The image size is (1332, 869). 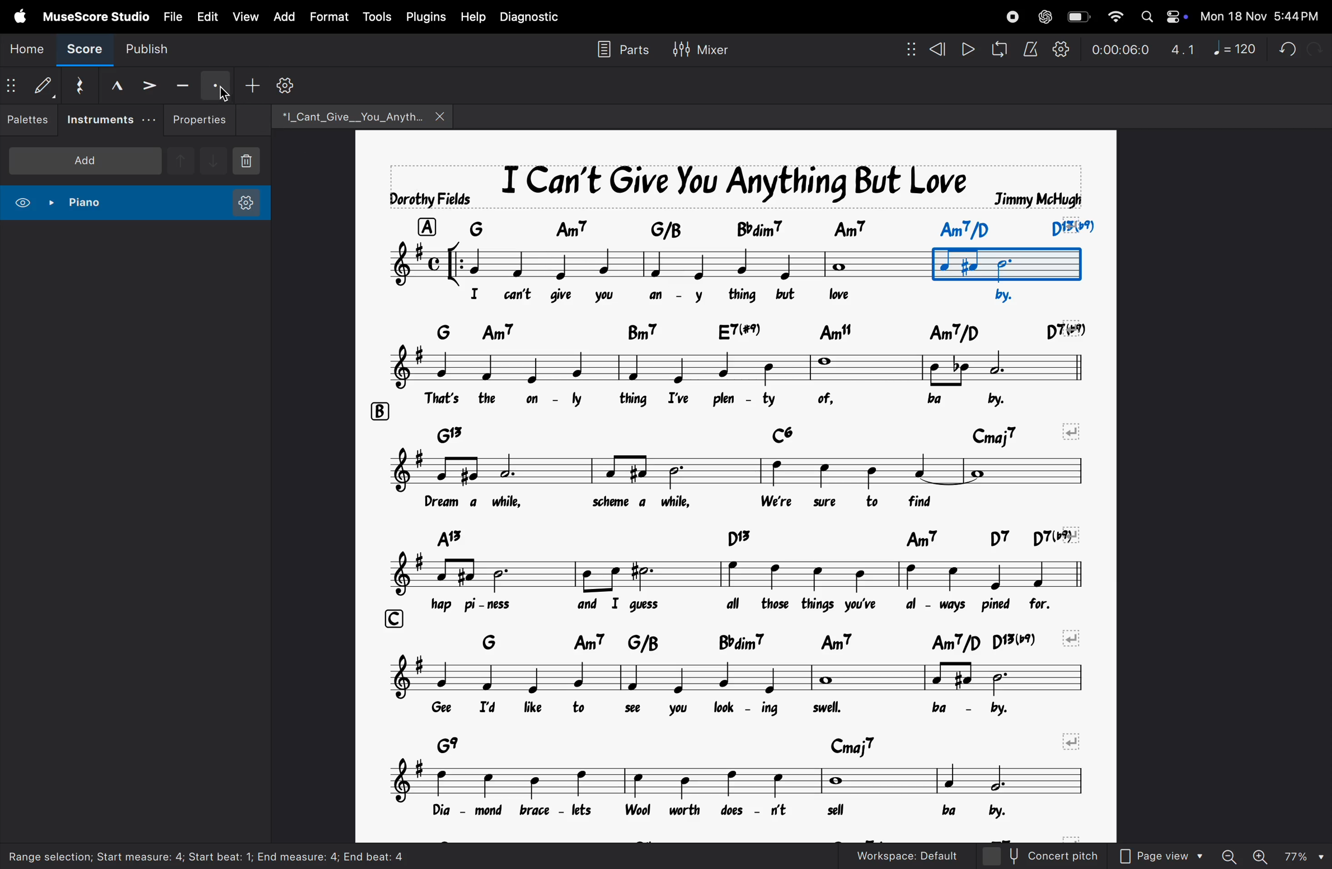 I want to click on chord symbols, so click(x=749, y=742).